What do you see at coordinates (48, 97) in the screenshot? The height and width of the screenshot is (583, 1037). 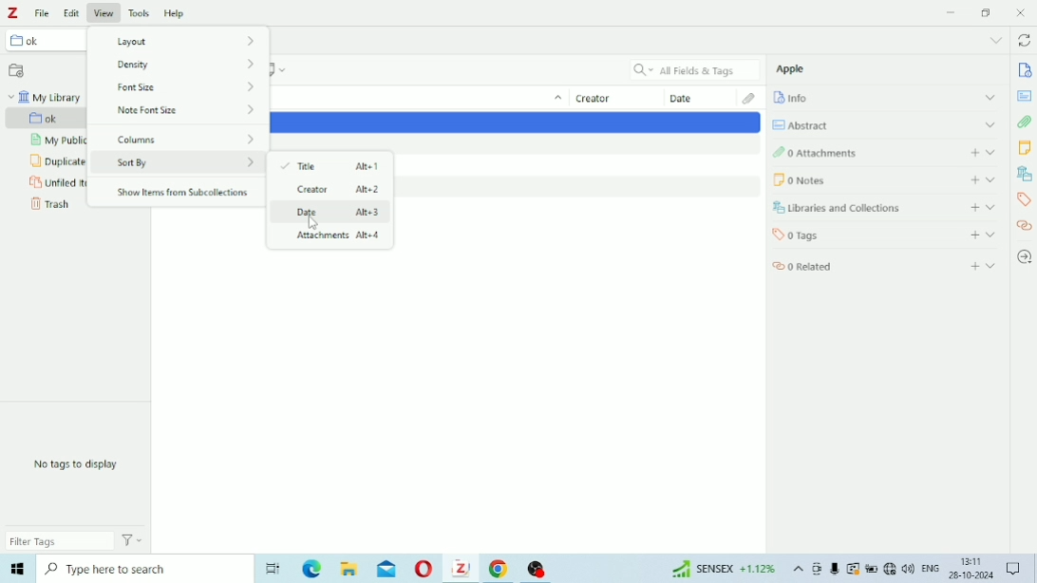 I see `My Library` at bounding box center [48, 97].